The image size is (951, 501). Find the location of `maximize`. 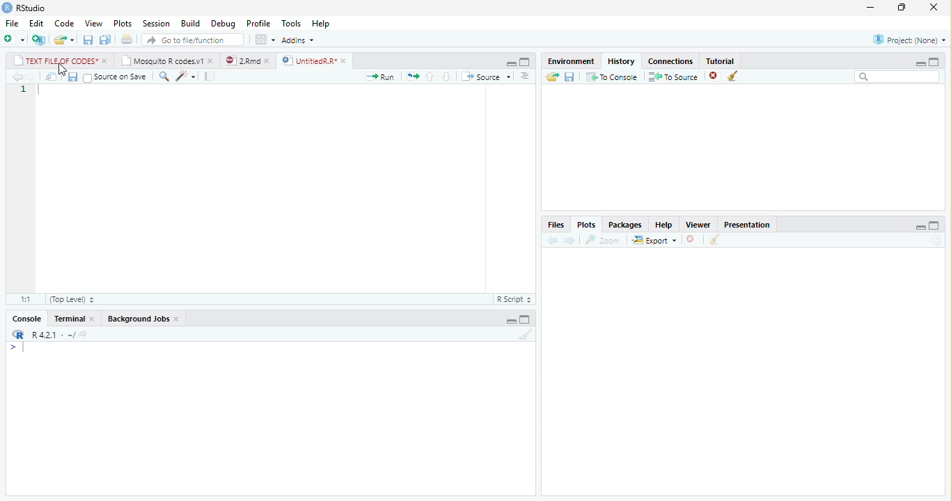

maximize is located at coordinates (934, 62).